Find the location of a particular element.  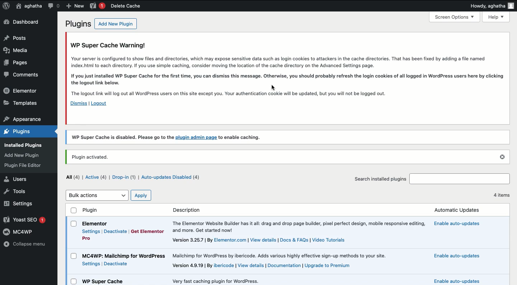

plugins is located at coordinates (24, 131).